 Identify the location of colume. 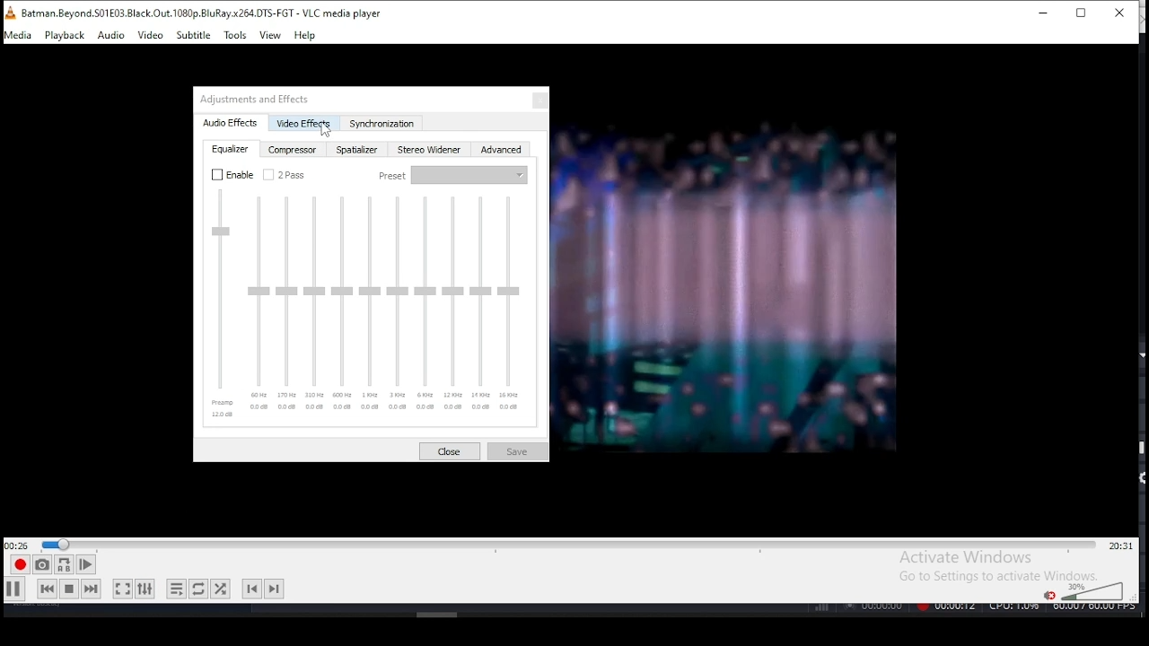
(1092, 590).